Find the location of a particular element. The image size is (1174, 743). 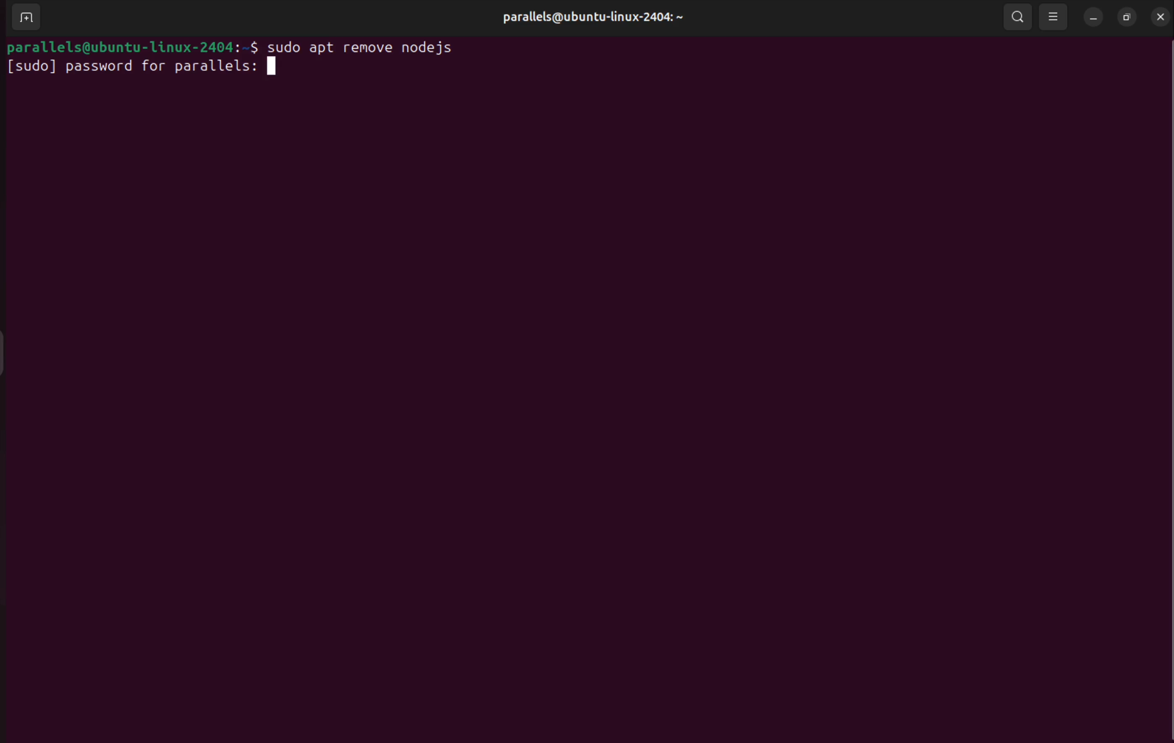

[sudo] password for parallels: is located at coordinates (152, 70).